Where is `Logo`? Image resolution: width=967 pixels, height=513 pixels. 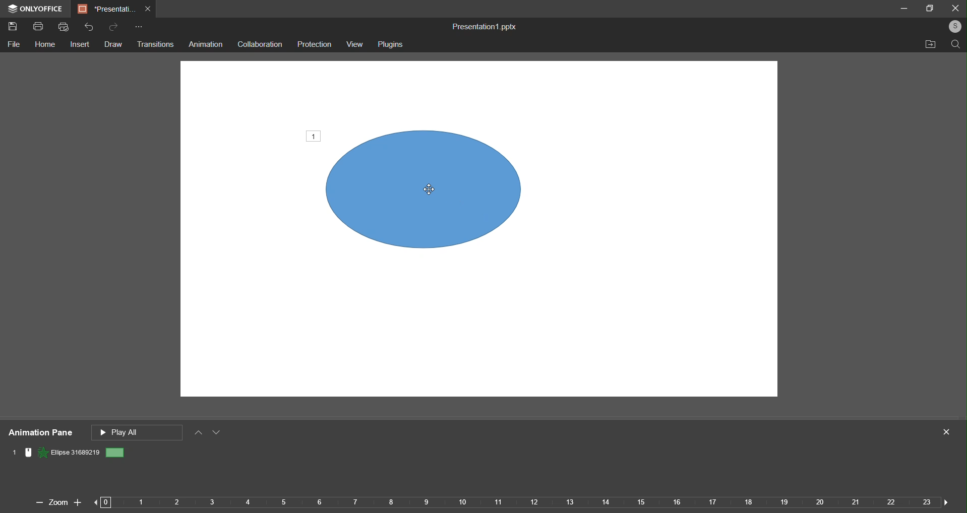
Logo is located at coordinates (35, 9).